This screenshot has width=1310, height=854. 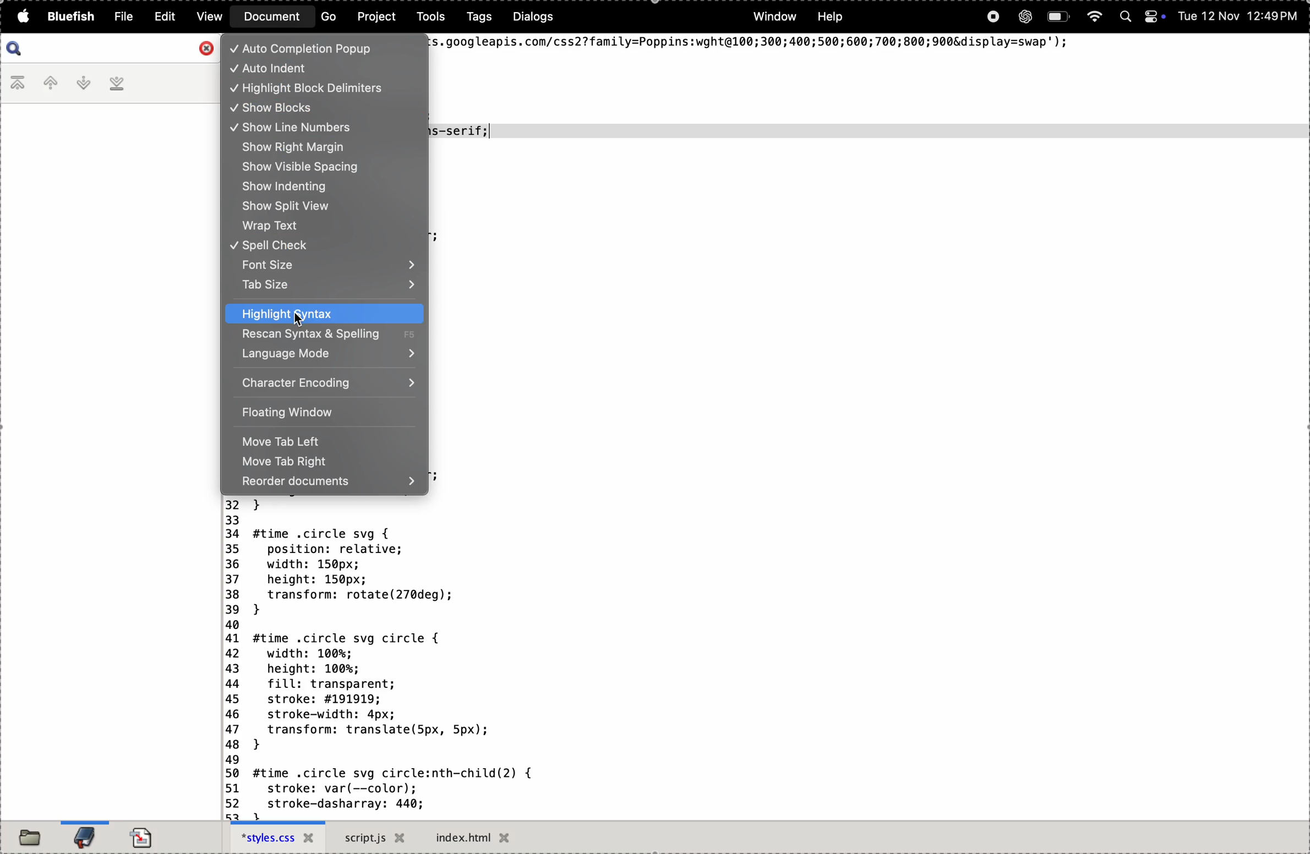 I want to click on open file, so click(x=30, y=836).